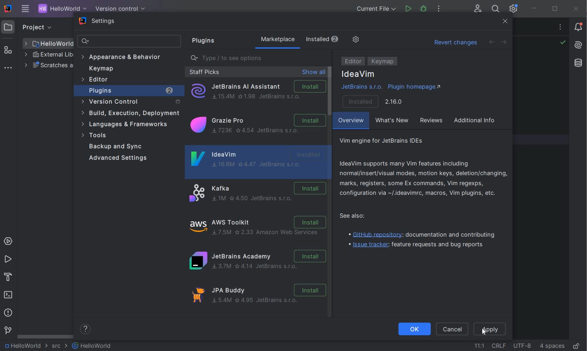 This screenshot has width=587, height=351. What do you see at coordinates (353, 62) in the screenshot?
I see `EDITOR` at bounding box center [353, 62].